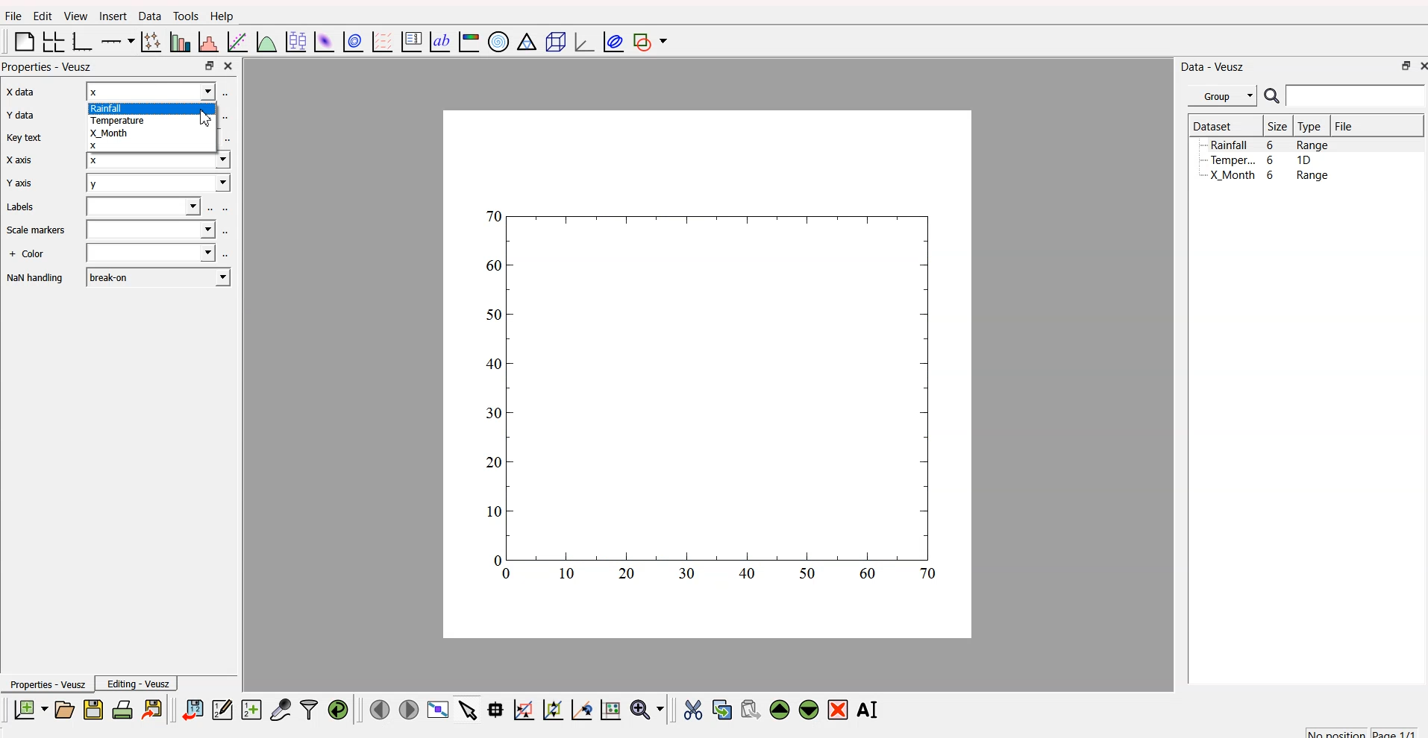 The height and width of the screenshot is (738, 1428). I want to click on histogram of dataset, so click(210, 42).